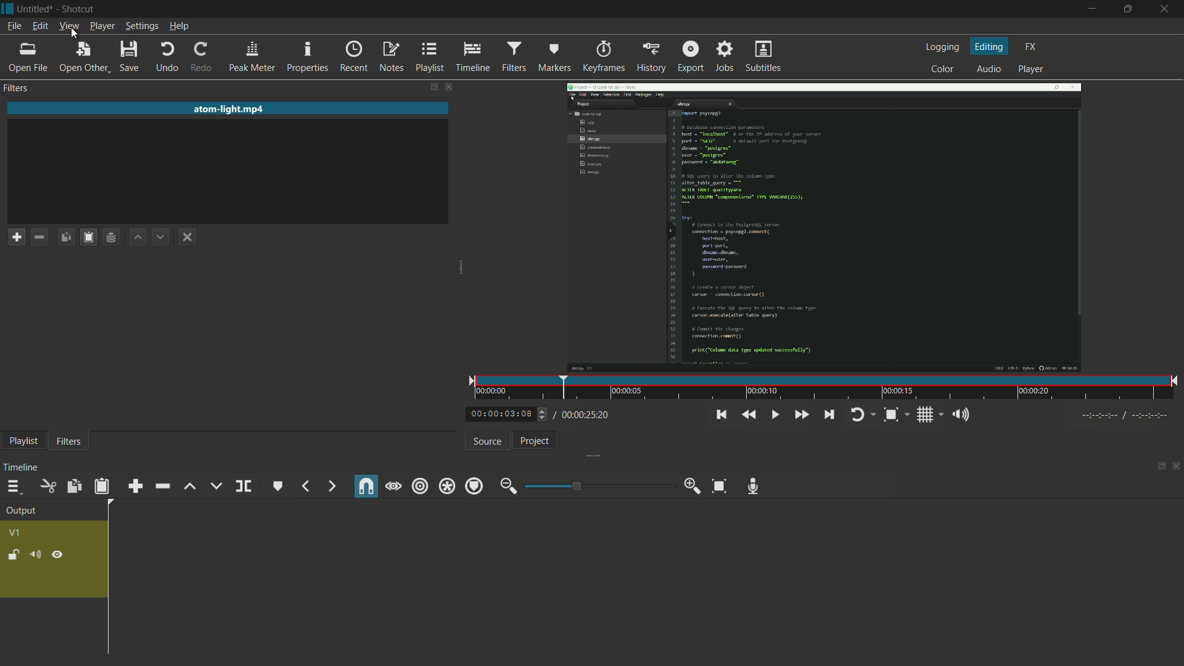 This screenshot has width=1184, height=666. What do you see at coordinates (802, 415) in the screenshot?
I see `quickly play forward` at bounding box center [802, 415].